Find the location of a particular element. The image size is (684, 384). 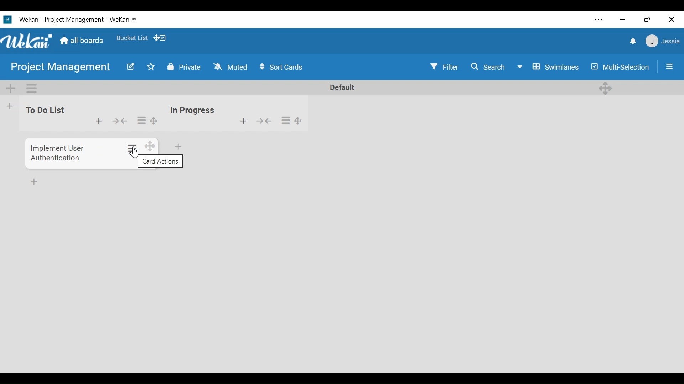

Wekan - Project Management - WeKan ® is located at coordinates (79, 20).